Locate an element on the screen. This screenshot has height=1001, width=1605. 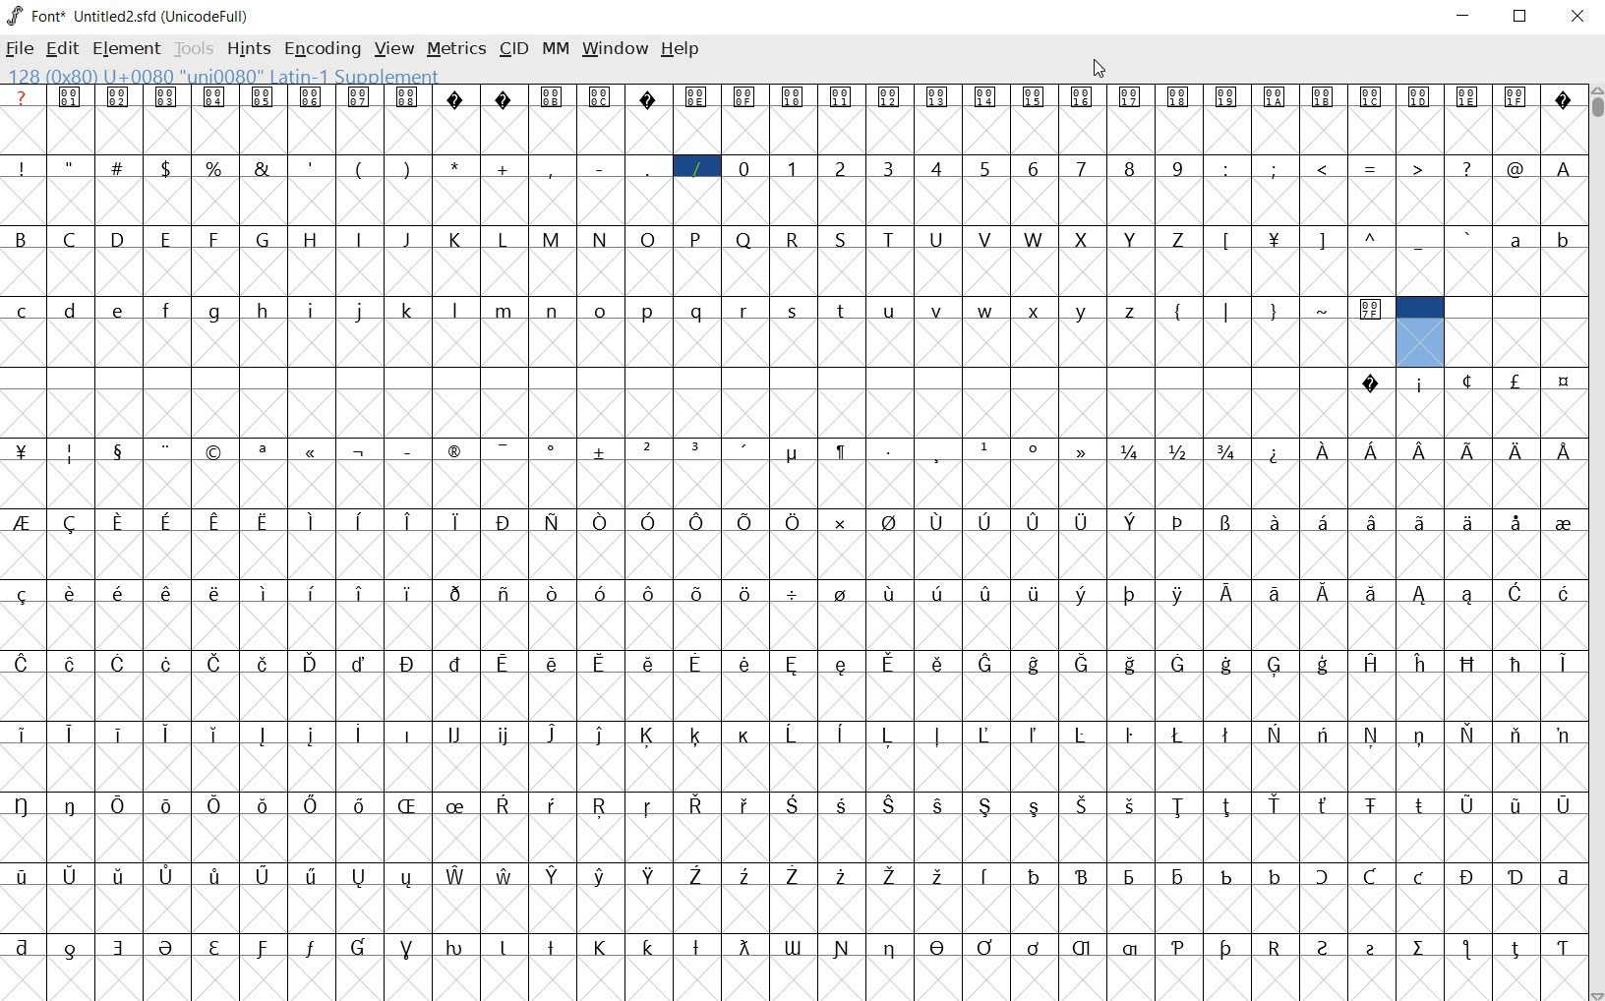
Symbol is located at coordinates (745, 592).